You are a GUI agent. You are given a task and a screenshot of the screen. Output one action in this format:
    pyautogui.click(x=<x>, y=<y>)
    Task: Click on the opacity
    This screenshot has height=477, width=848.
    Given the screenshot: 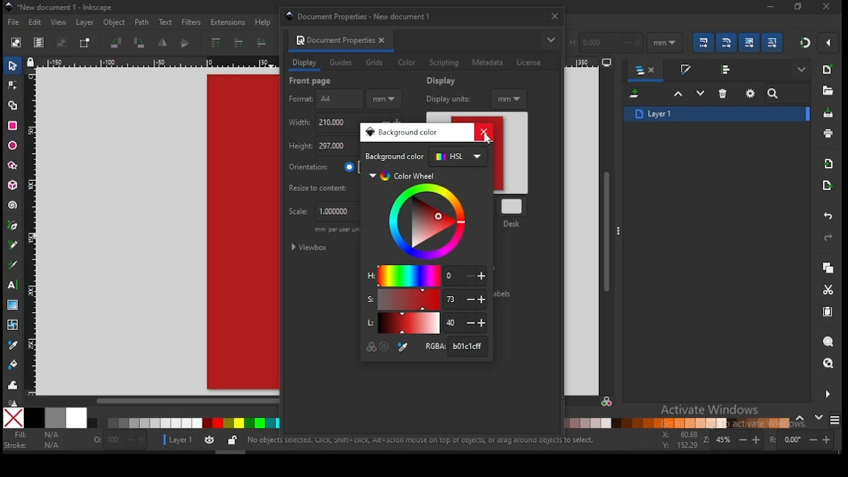 What is the action you would take?
    pyautogui.click(x=119, y=442)
    